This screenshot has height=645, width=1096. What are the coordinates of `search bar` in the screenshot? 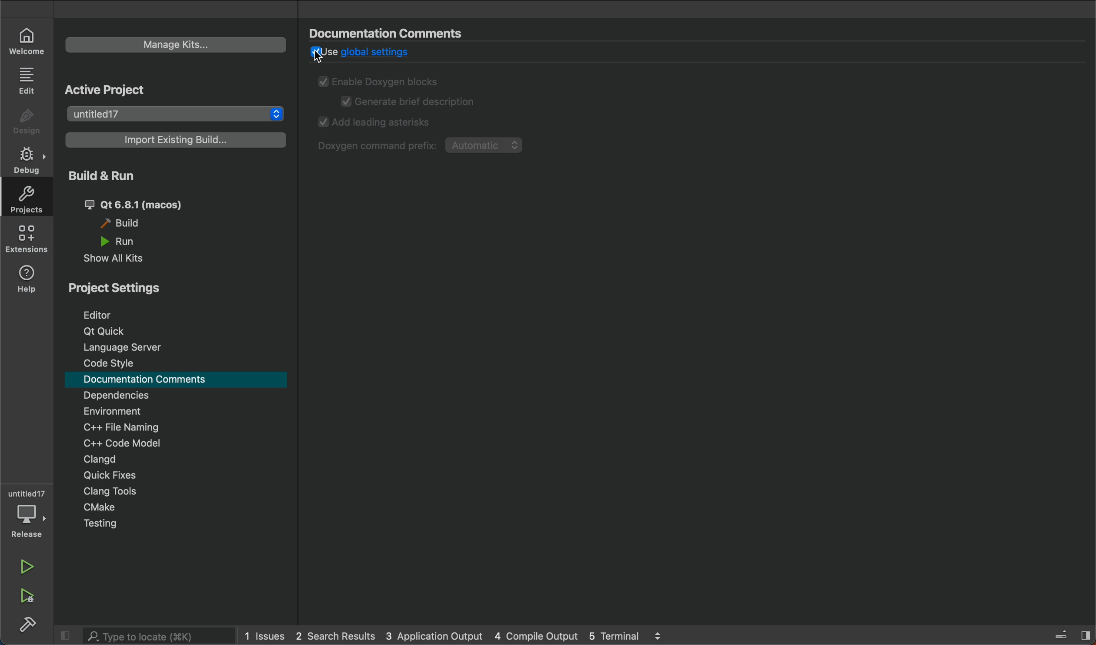 It's located at (159, 636).